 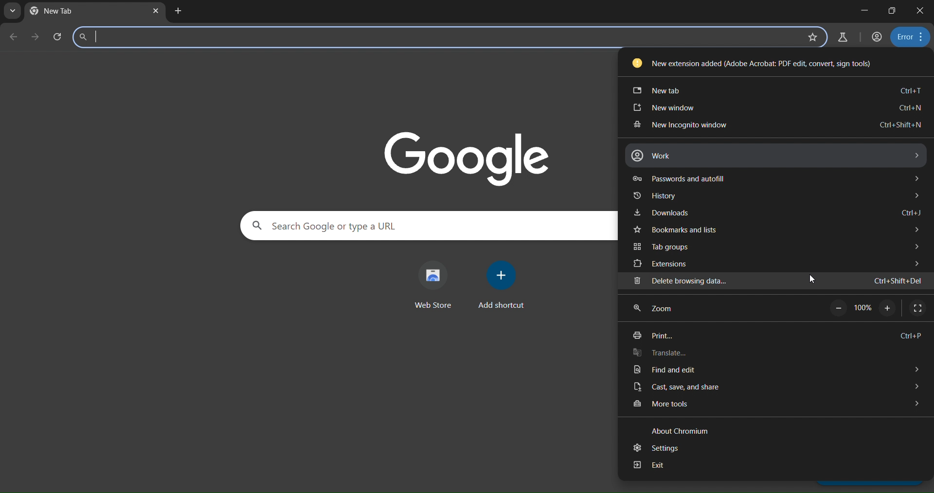 I want to click on zoom, so click(x=656, y=309).